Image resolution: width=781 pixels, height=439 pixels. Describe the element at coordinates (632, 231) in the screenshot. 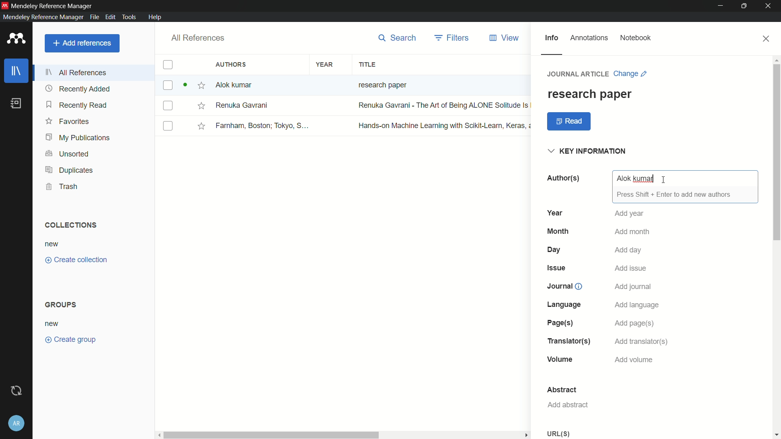

I see `add month` at that location.